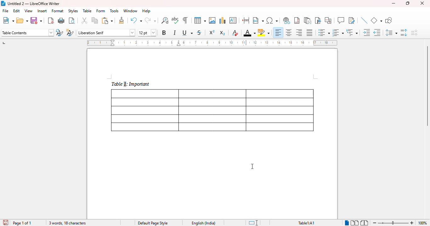 This screenshot has height=226, width=430. Describe the element at coordinates (246, 20) in the screenshot. I see `insert page break` at that location.